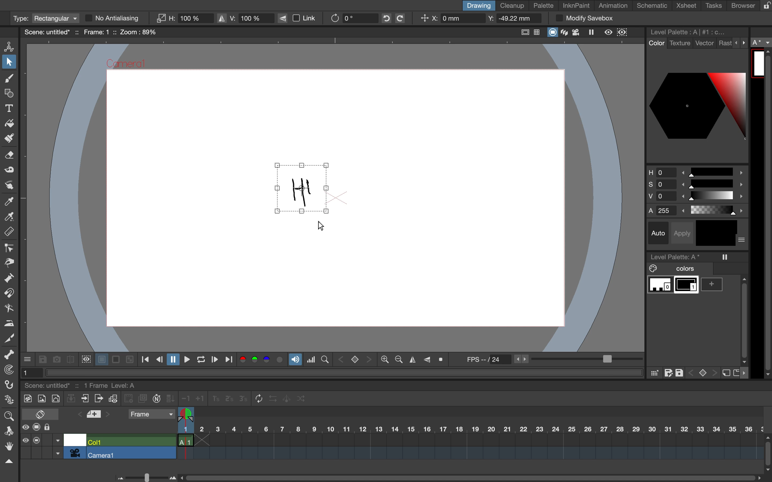  Describe the element at coordinates (594, 33) in the screenshot. I see `freeze` at that location.